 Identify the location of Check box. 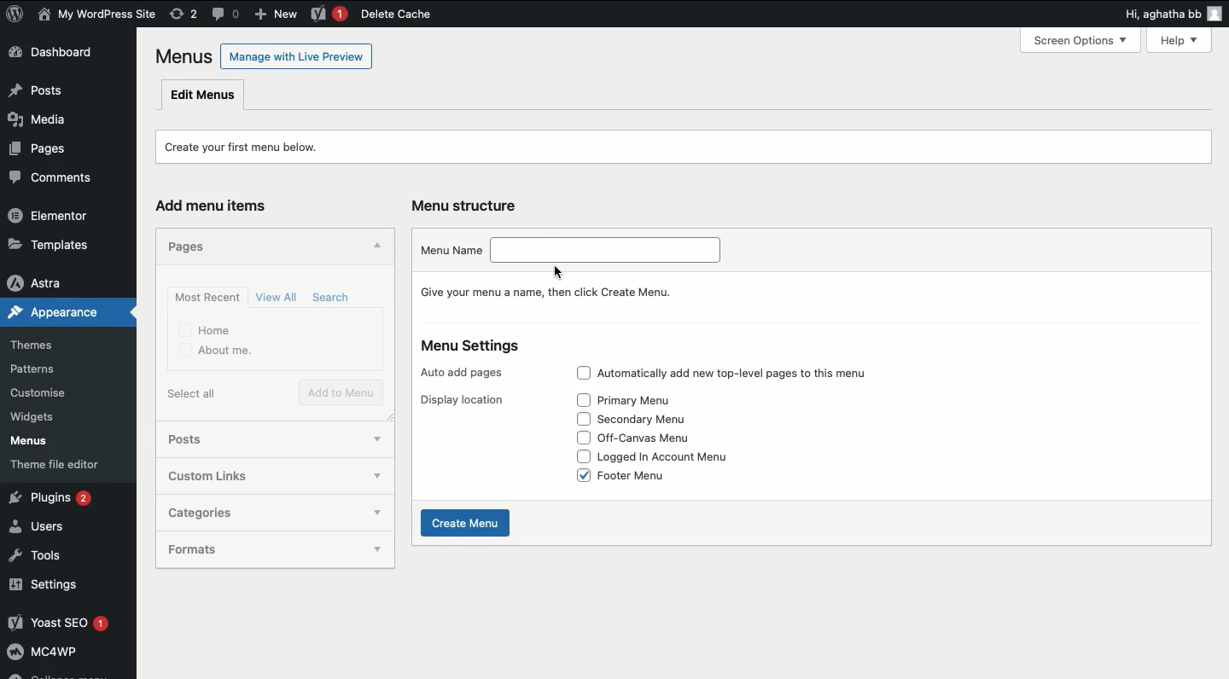
(583, 438).